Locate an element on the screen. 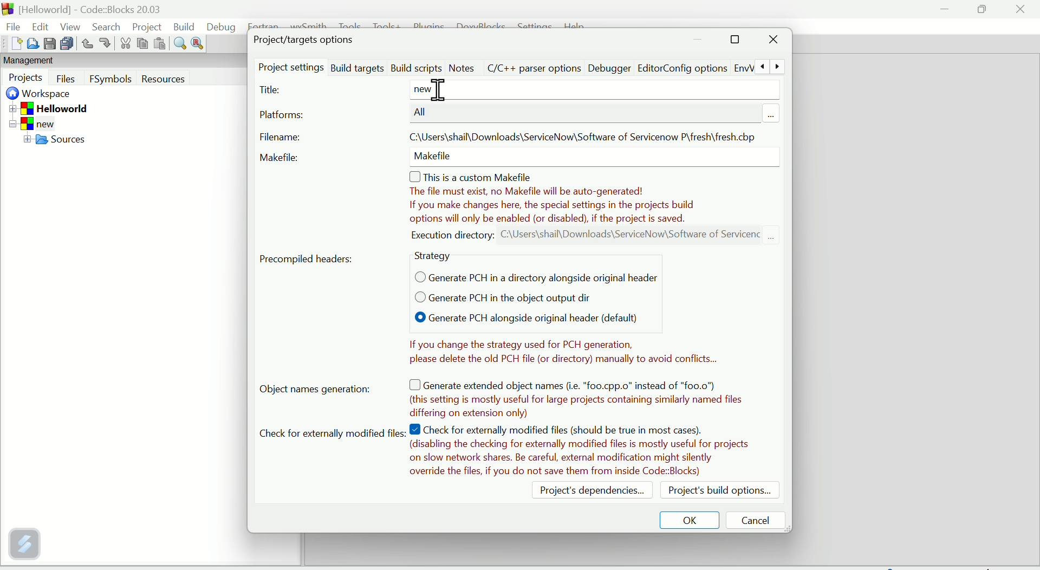 This screenshot has width=1040, height=570. Cursor is located at coordinates (437, 91).